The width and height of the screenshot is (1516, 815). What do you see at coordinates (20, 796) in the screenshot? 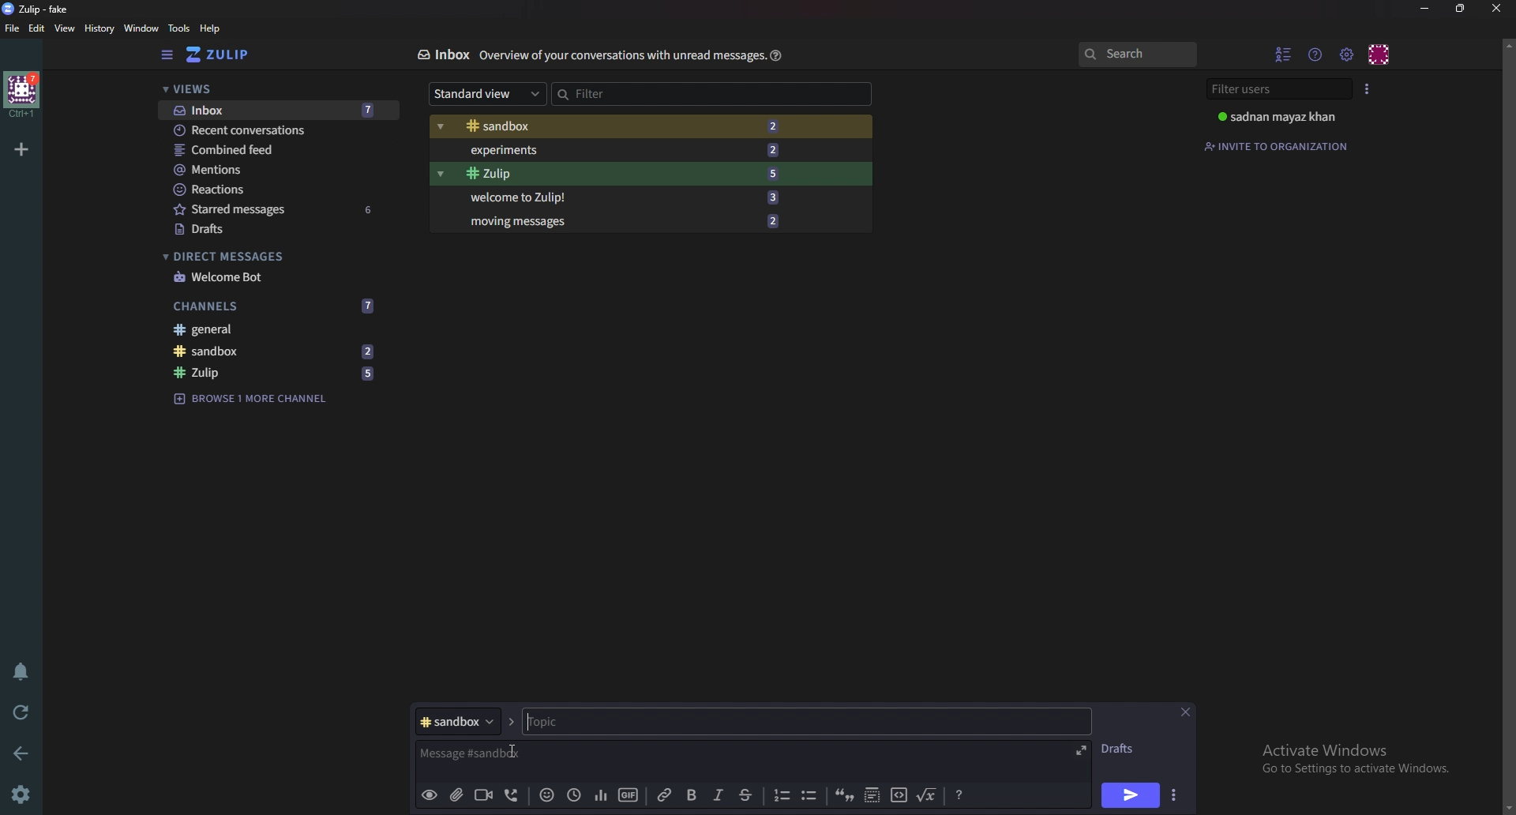
I see `Settings` at bounding box center [20, 796].